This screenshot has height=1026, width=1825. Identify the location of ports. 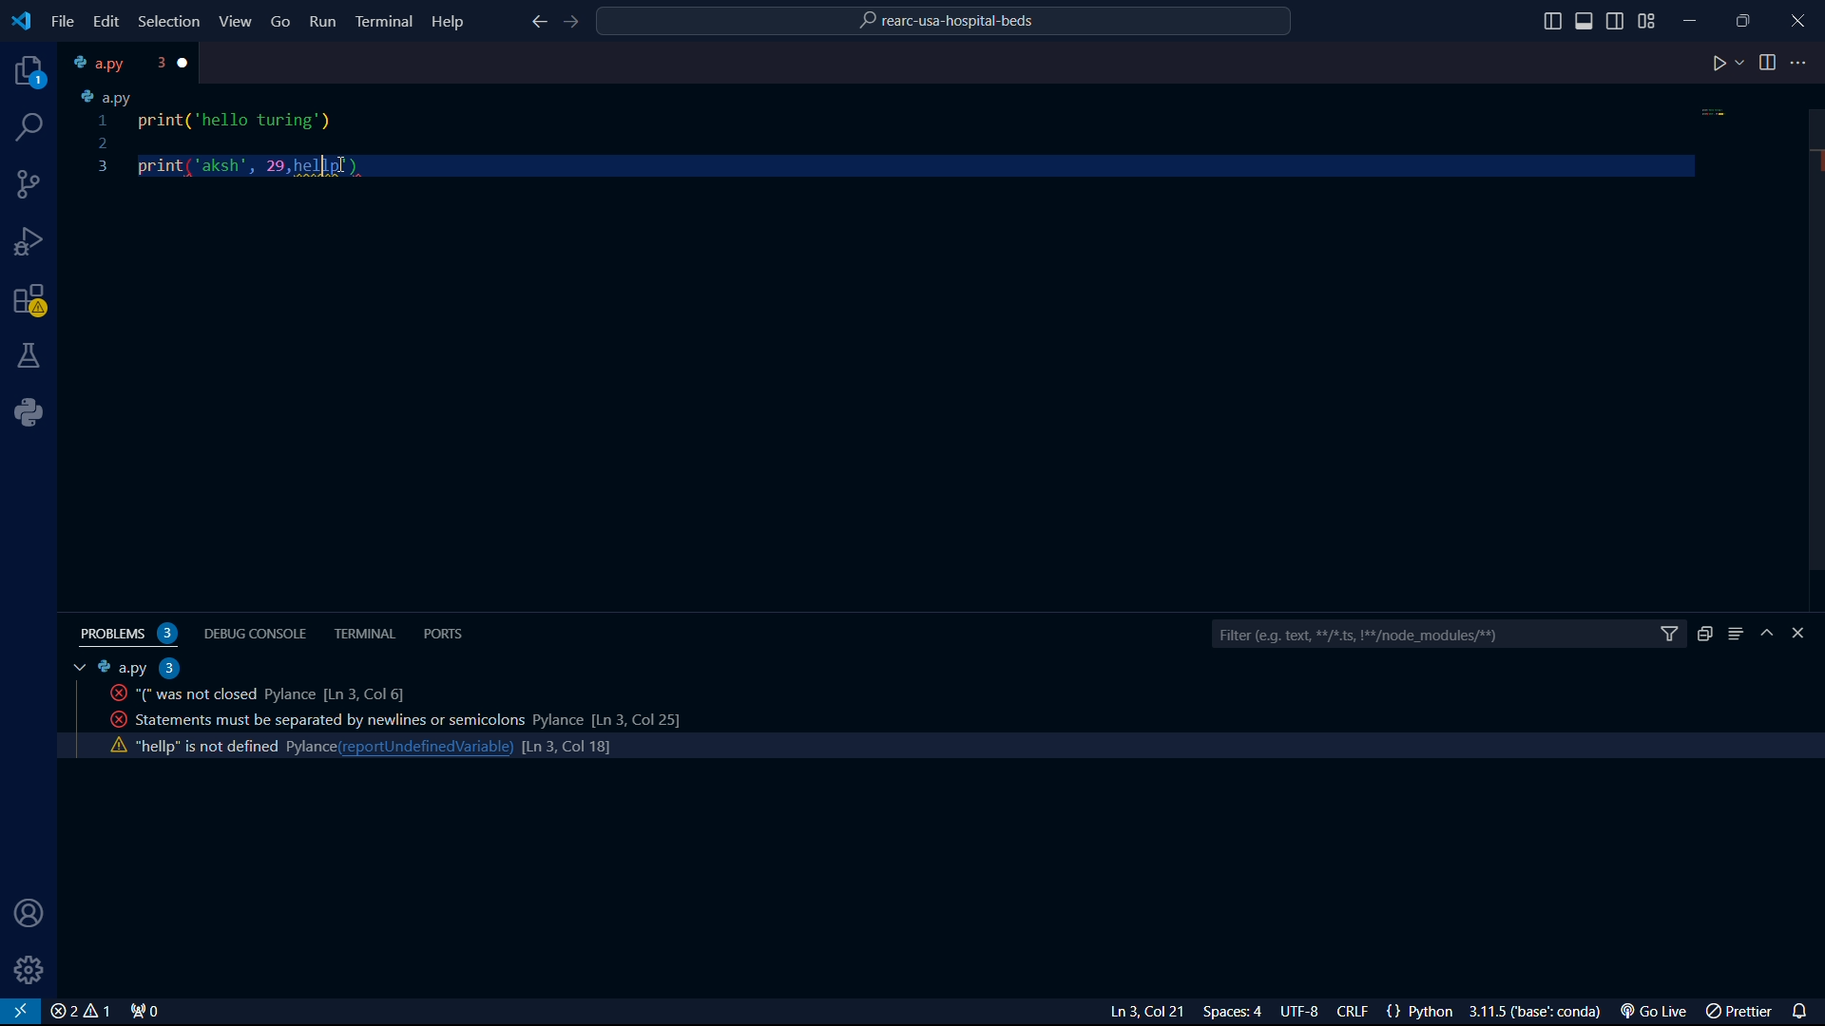
(448, 633).